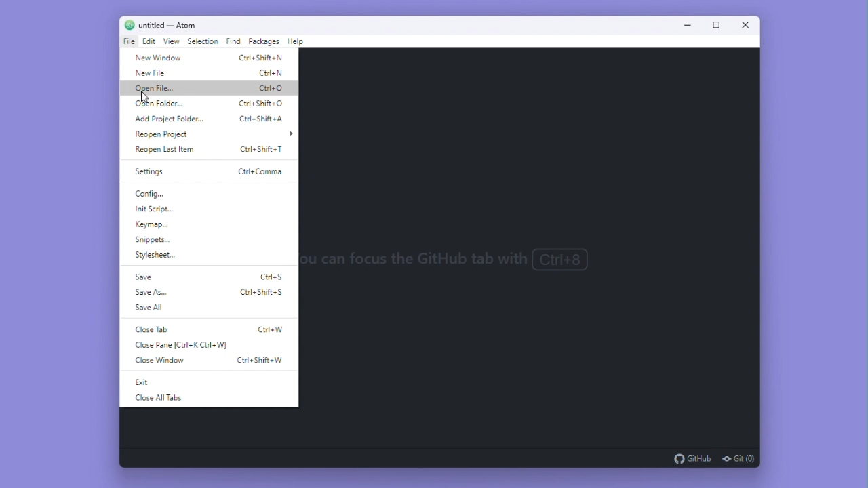 The height and width of the screenshot is (488, 868). Describe the element at coordinates (156, 224) in the screenshot. I see `keymap...` at that location.